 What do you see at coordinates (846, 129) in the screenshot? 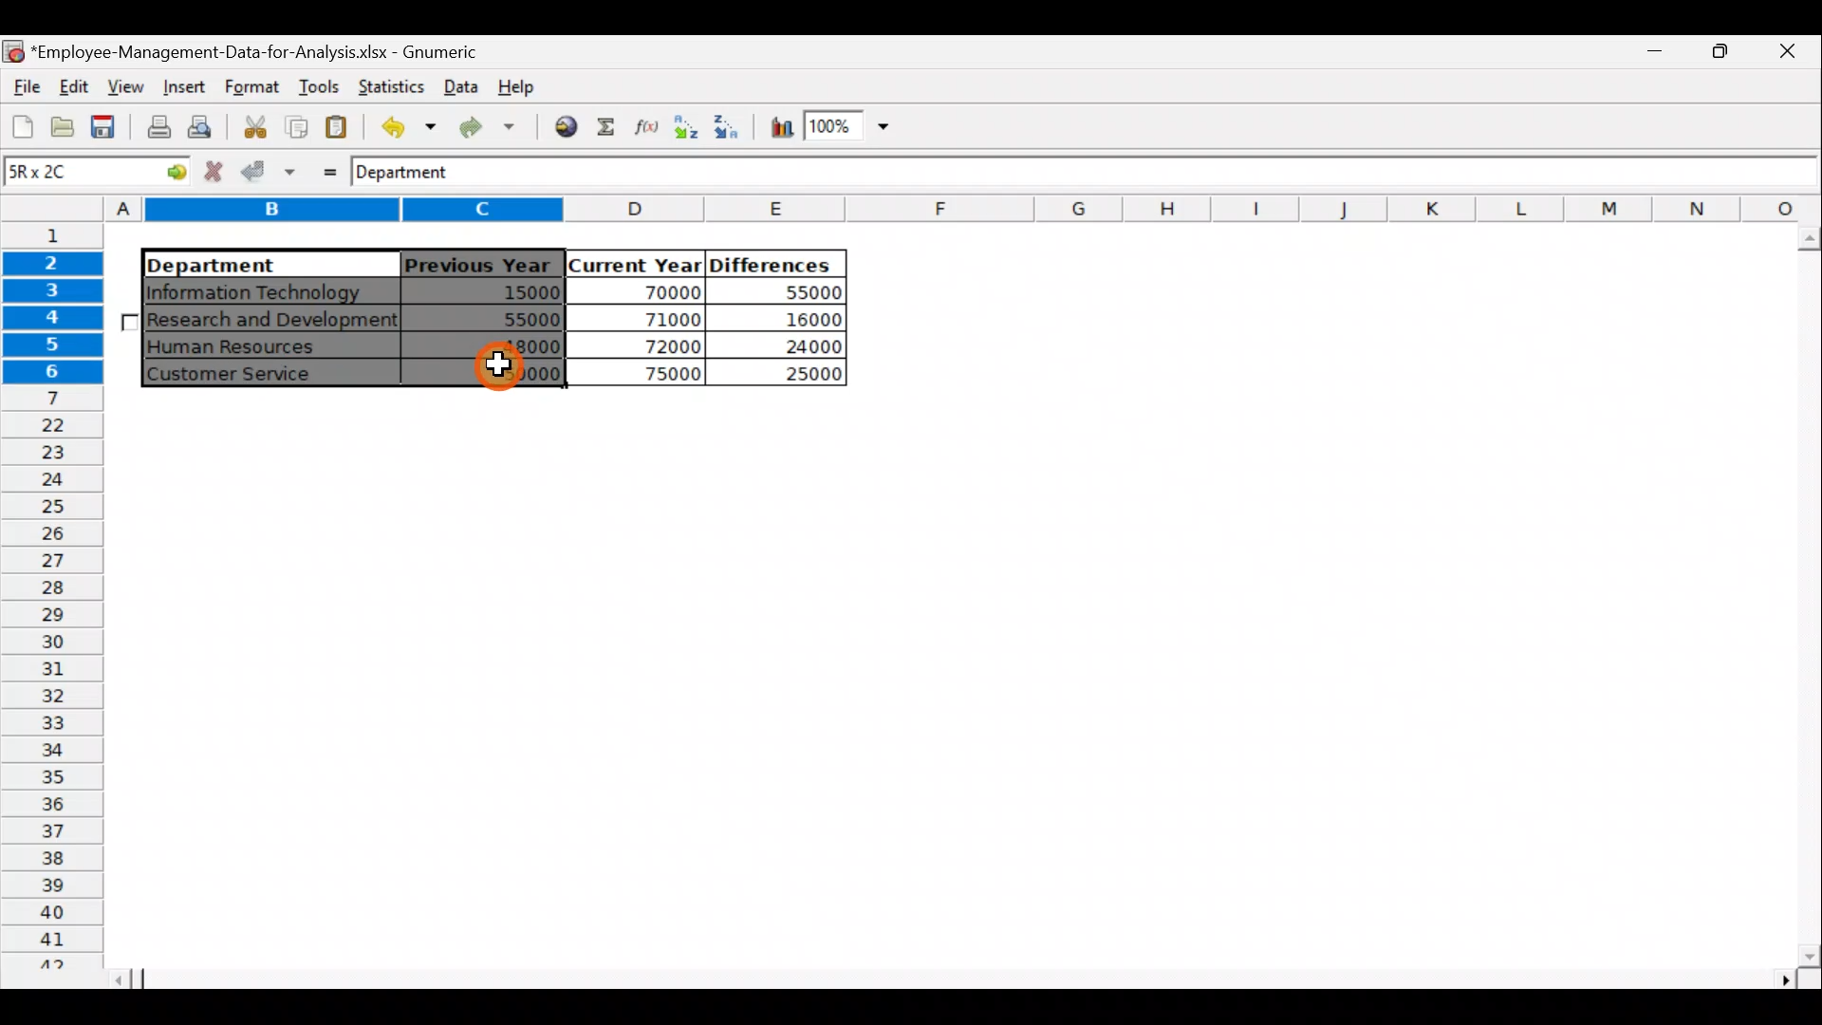
I see `Zoom` at bounding box center [846, 129].